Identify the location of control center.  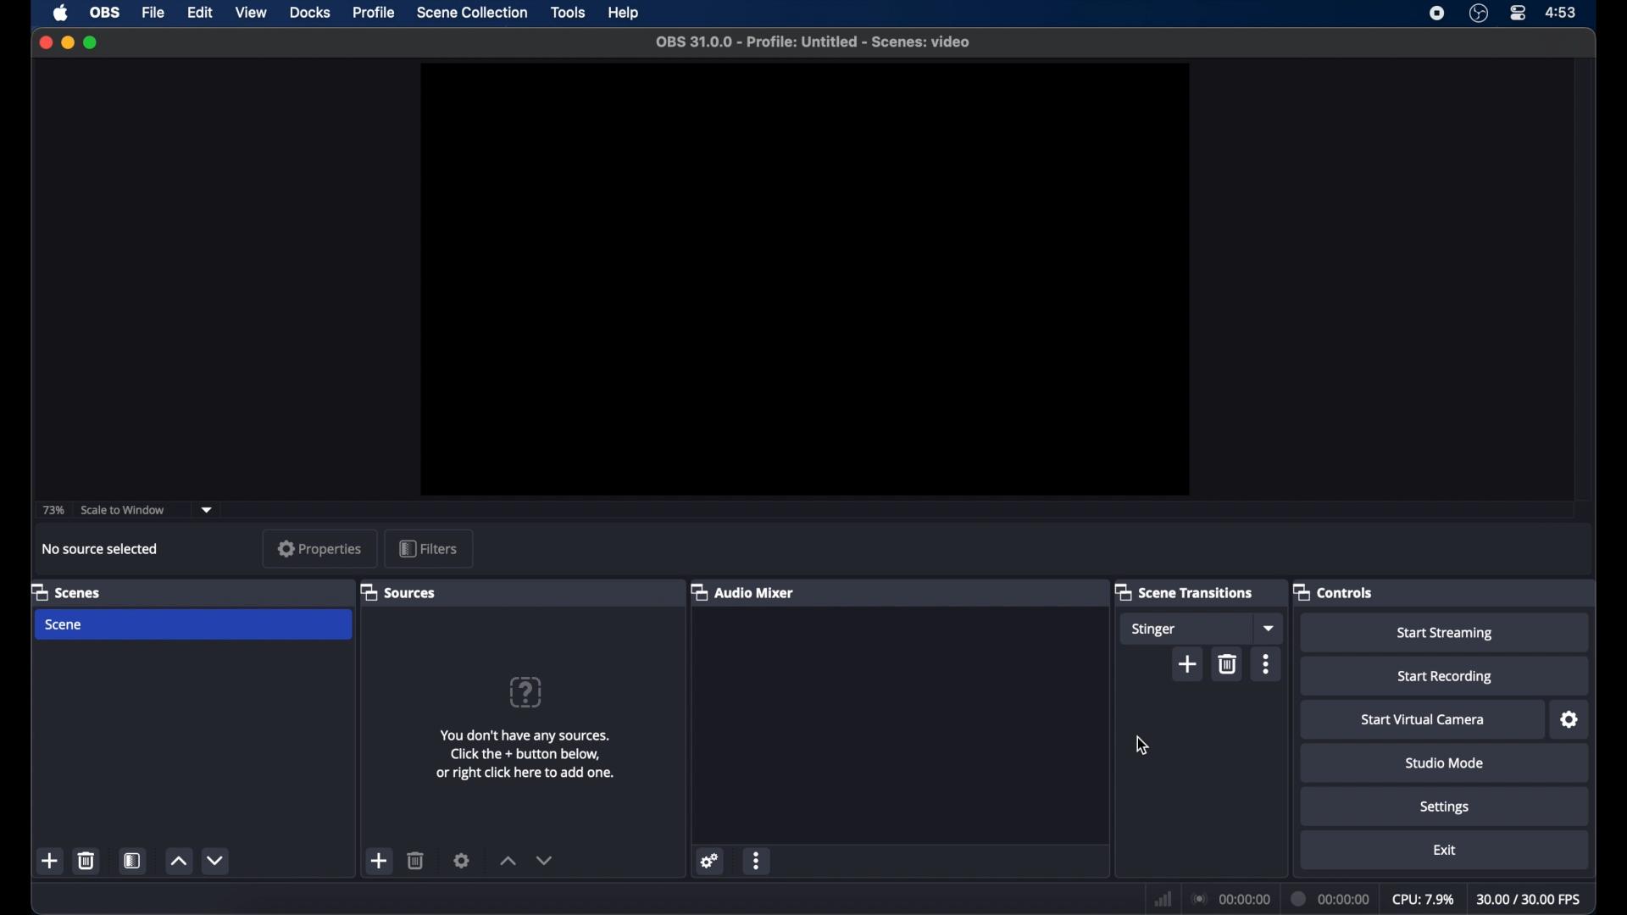
(1519, 14).